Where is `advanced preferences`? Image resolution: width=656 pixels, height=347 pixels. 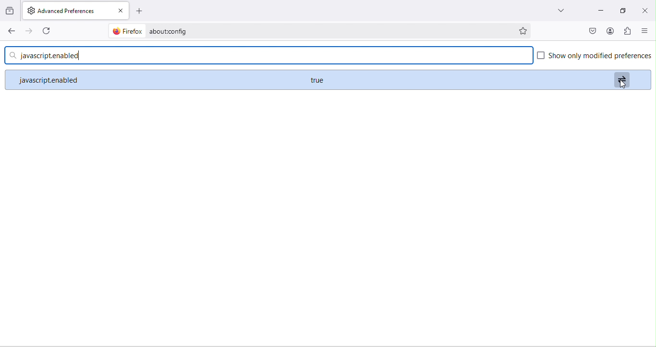 advanced preferences is located at coordinates (65, 11).